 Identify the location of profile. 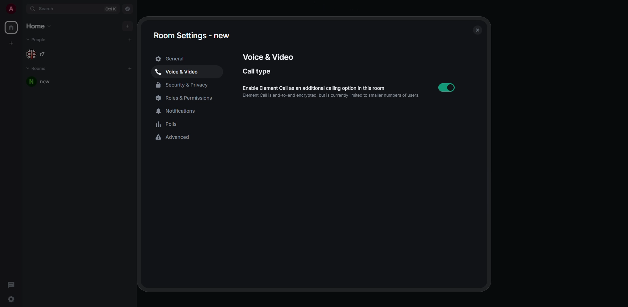
(11, 8).